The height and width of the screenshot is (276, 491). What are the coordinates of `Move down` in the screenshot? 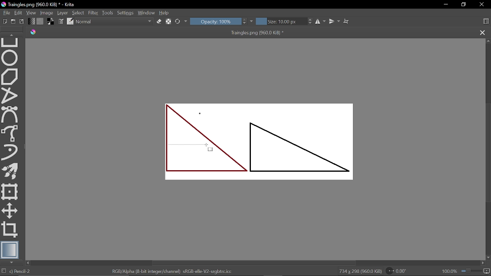 It's located at (488, 256).